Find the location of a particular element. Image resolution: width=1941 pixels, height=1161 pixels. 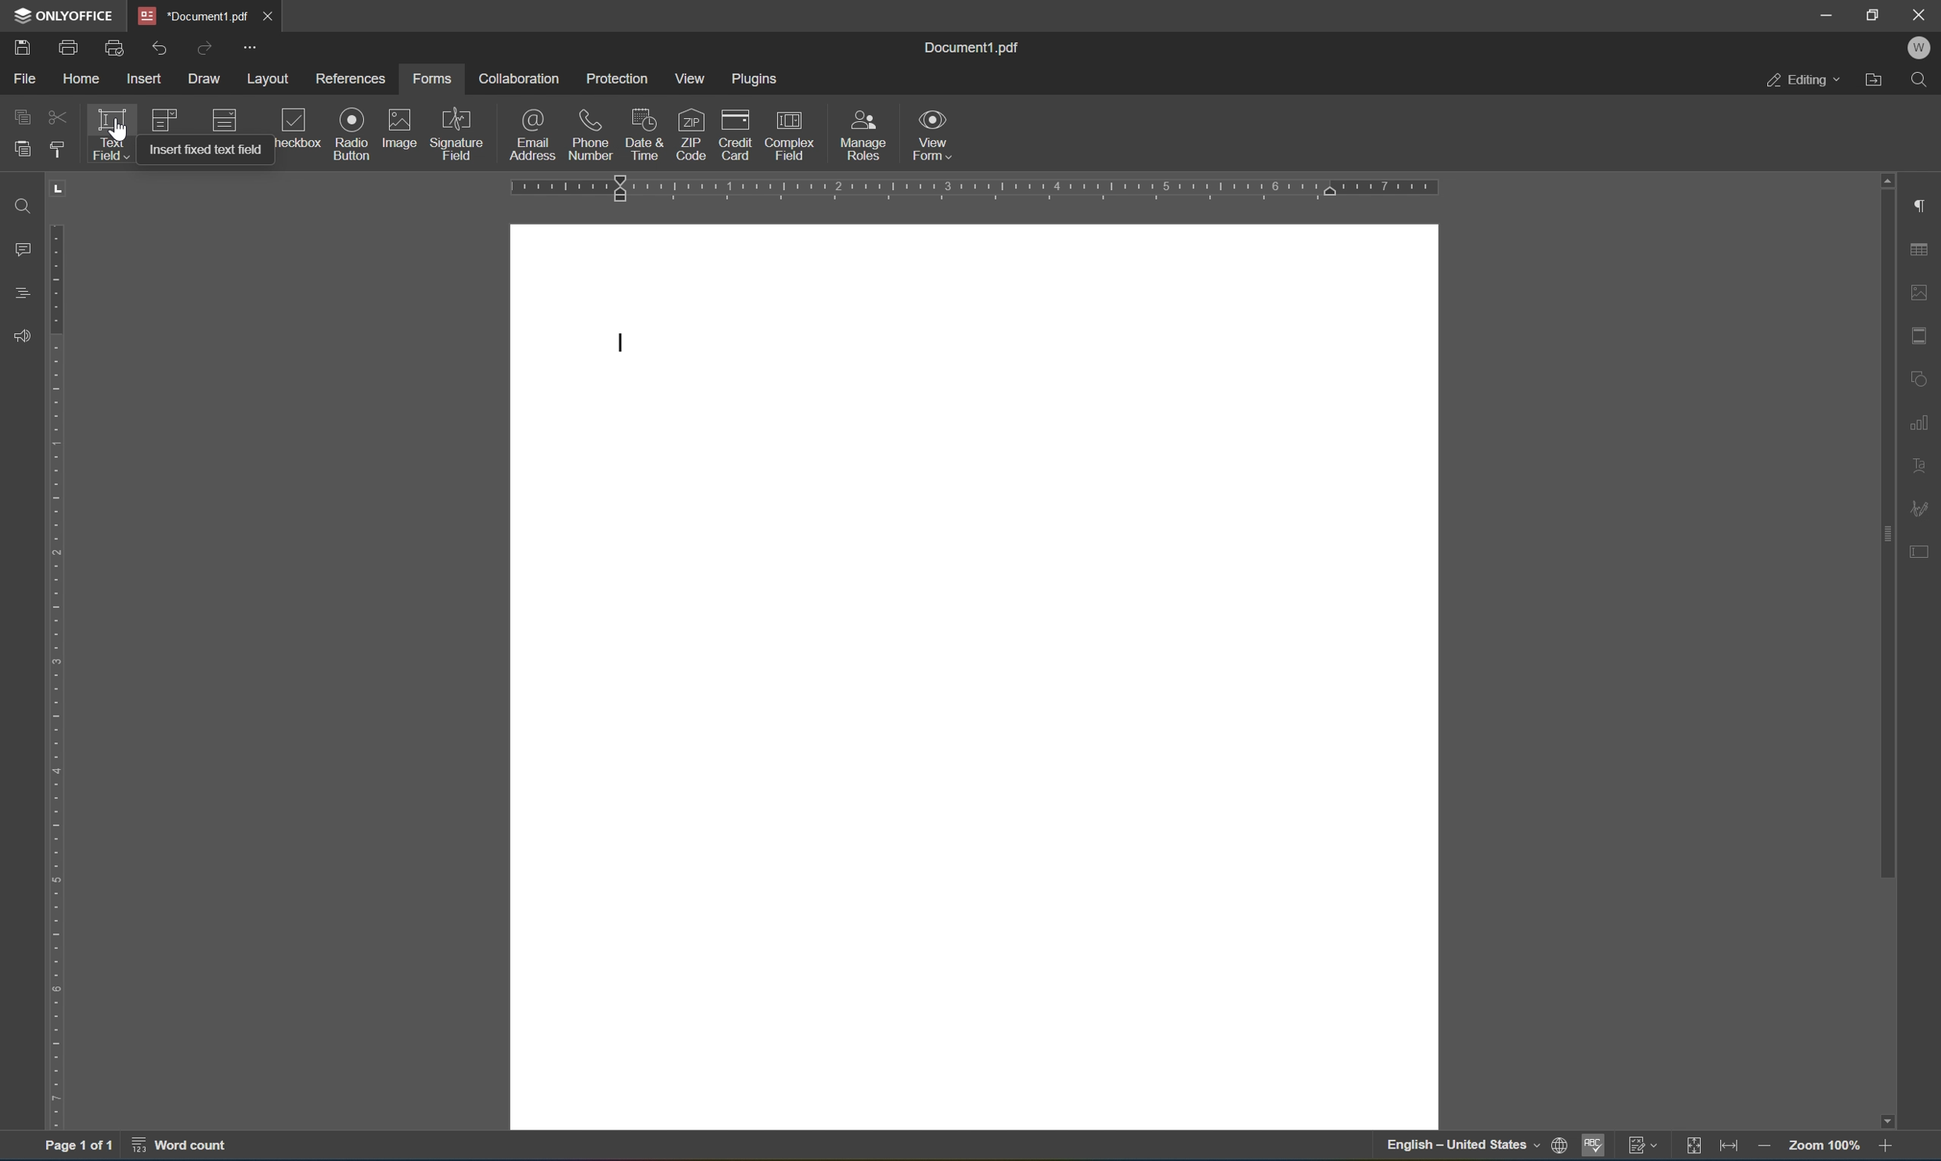

credit card is located at coordinates (735, 138).